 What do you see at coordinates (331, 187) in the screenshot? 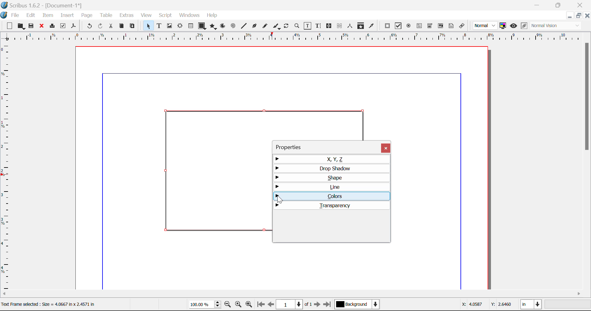
I see `Line` at bounding box center [331, 187].